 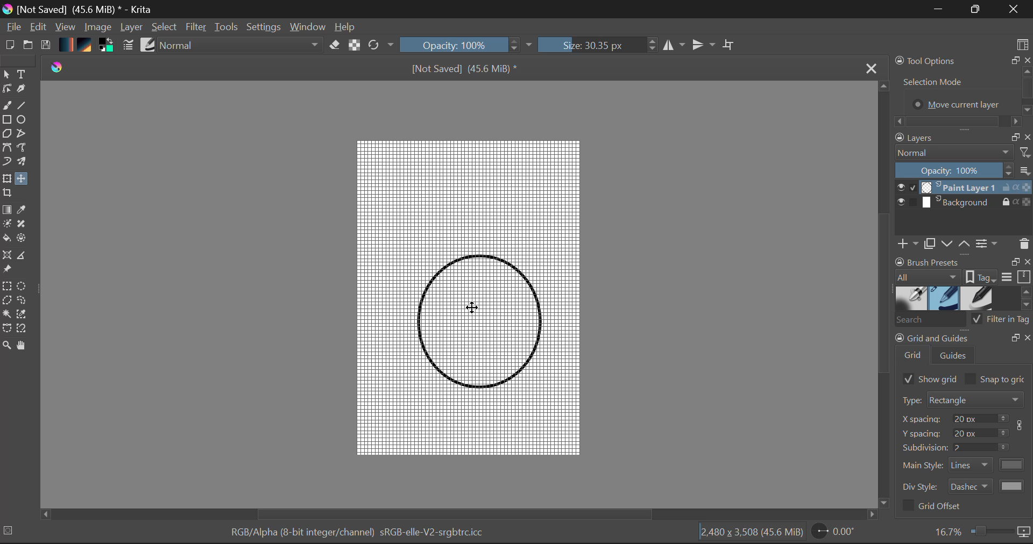 I want to click on Brush Presets Docket Tab, so click(x=963, y=270).